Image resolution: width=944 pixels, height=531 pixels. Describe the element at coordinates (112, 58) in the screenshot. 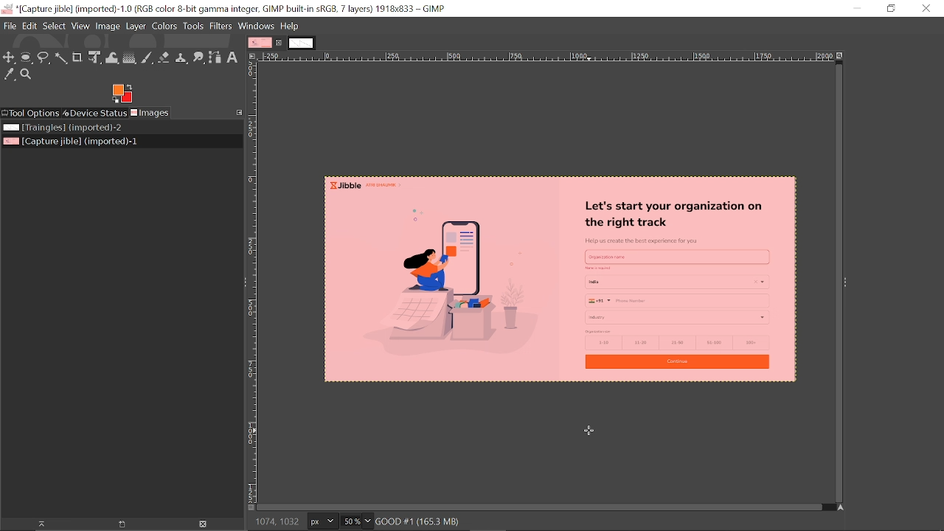

I see `Wrap text tool` at that location.